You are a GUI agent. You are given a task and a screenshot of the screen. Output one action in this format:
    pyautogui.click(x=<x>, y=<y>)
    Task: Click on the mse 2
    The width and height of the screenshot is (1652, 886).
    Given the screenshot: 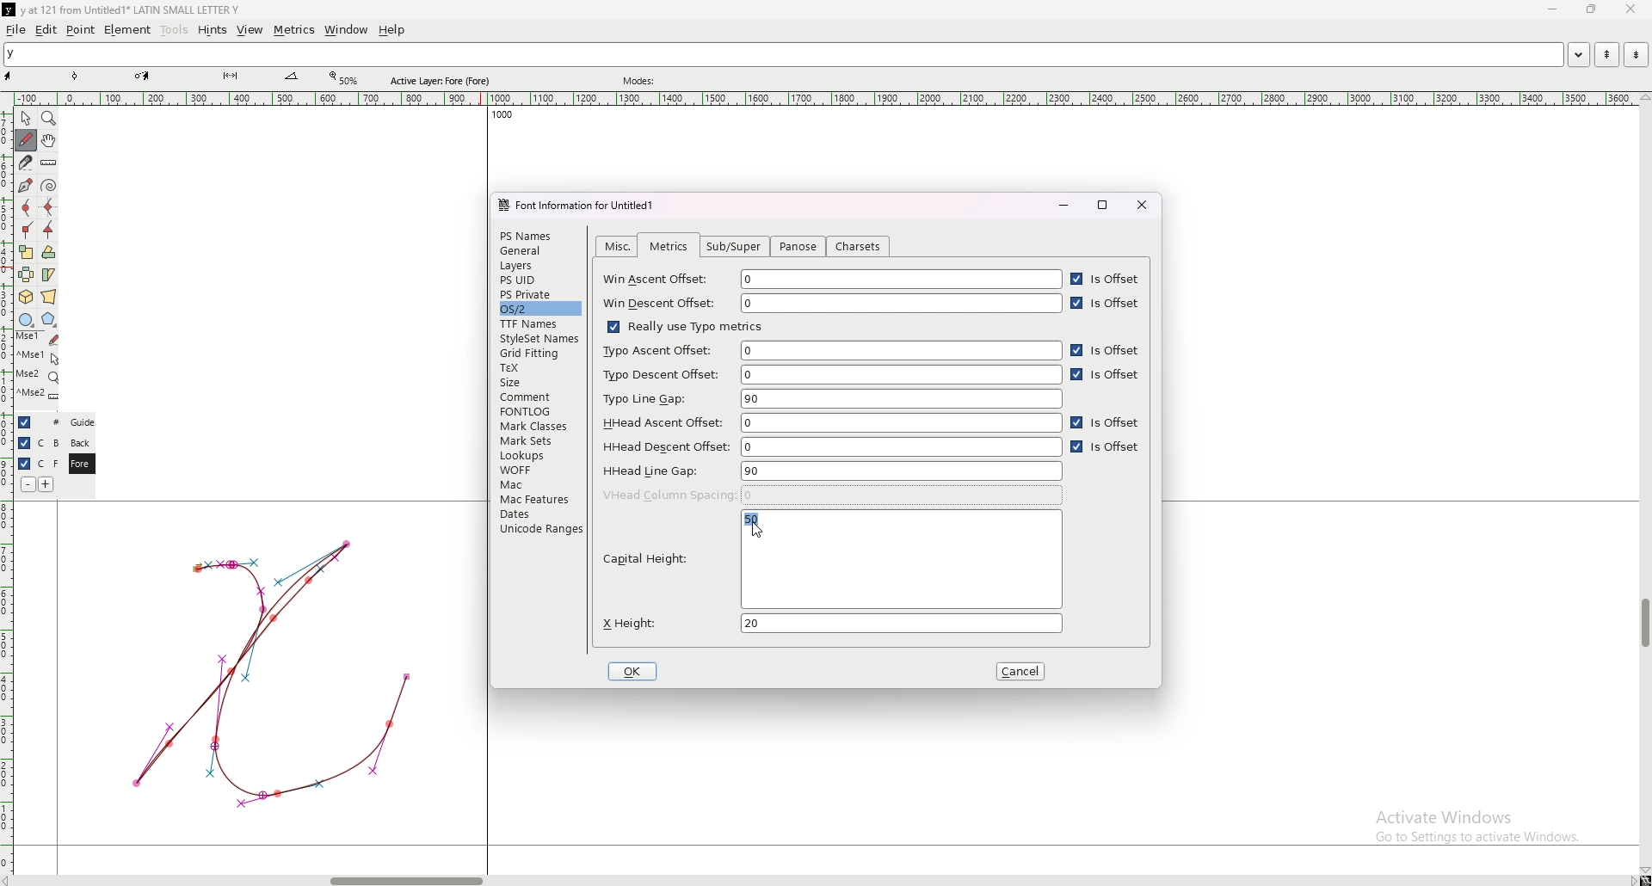 What is the action you would take?
    pyautogui.click(x=37, y=376)
    